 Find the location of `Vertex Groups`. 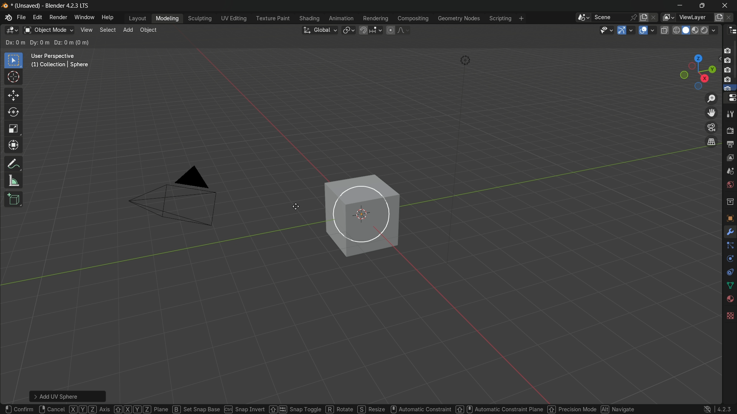

Vertex Groups is located at coordinates (730, 298).